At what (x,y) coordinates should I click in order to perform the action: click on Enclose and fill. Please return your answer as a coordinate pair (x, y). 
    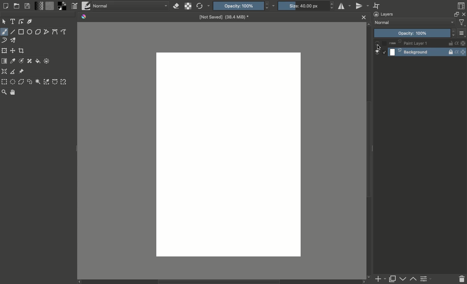
    Looking at the image, I should click on (47, 61).